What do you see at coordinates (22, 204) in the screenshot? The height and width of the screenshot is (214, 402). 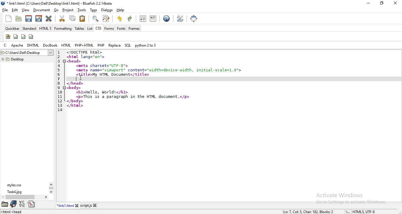 I see `language` at bounding box center [22, 204].